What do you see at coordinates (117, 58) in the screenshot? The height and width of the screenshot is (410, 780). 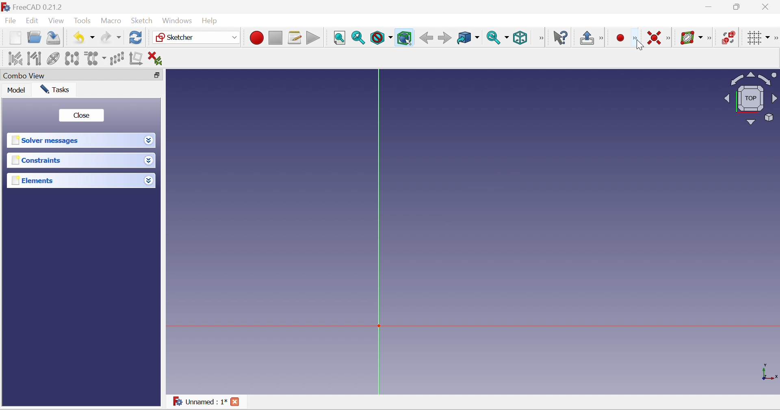 I see `Rectangular array` at bounding box center [117, 58].